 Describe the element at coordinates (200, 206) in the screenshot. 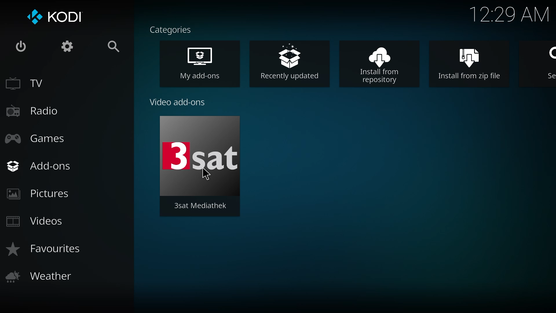

I see `3sat Mediathek` at that location.